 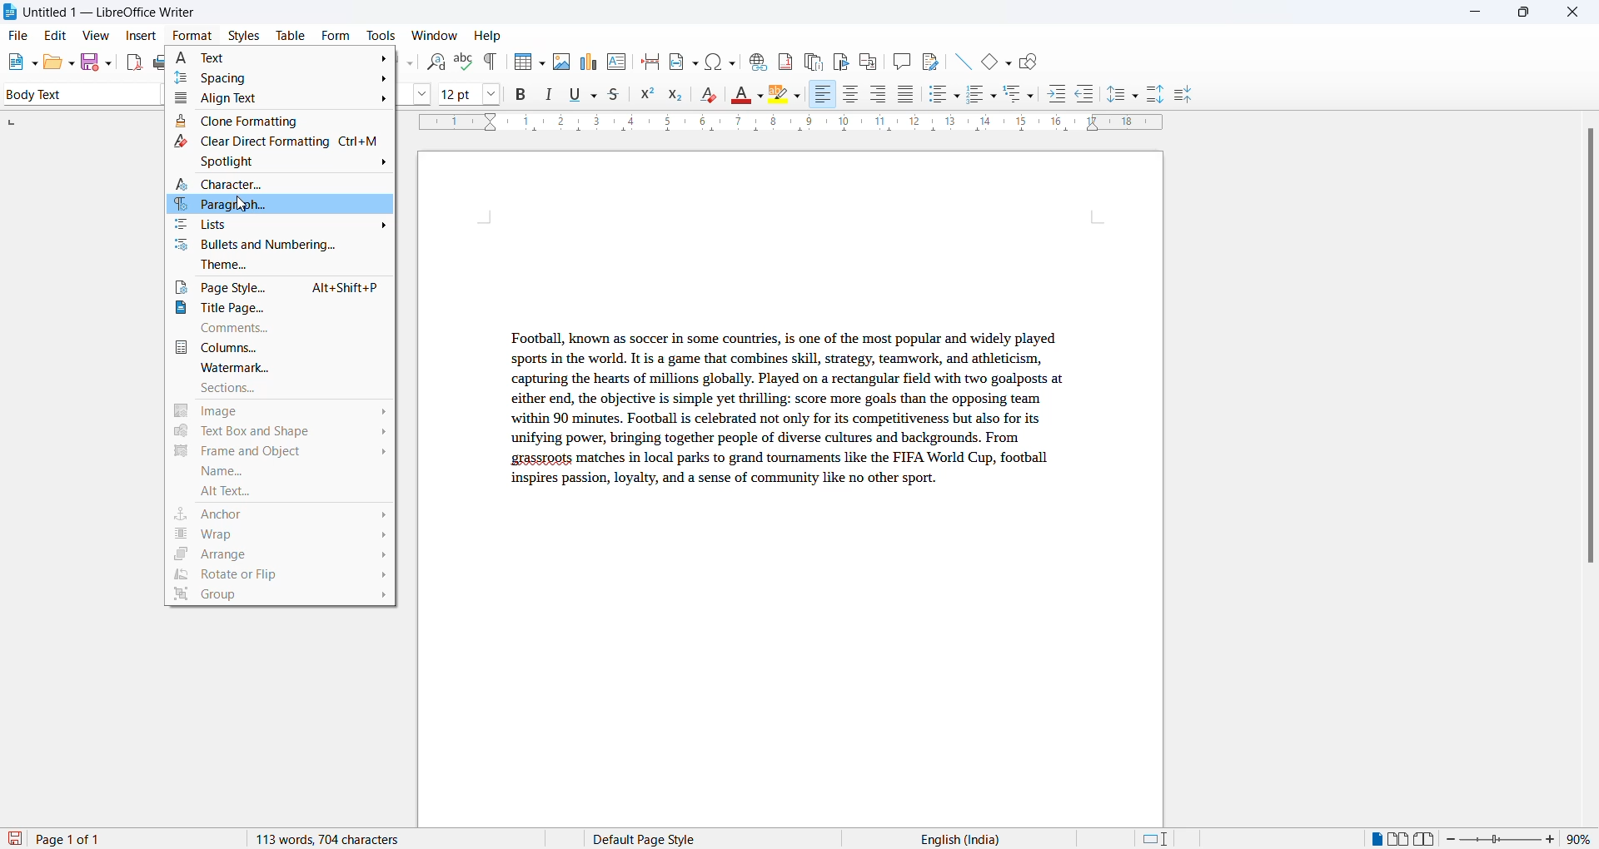 I want to click on new file options, so click(x=18, y=63).